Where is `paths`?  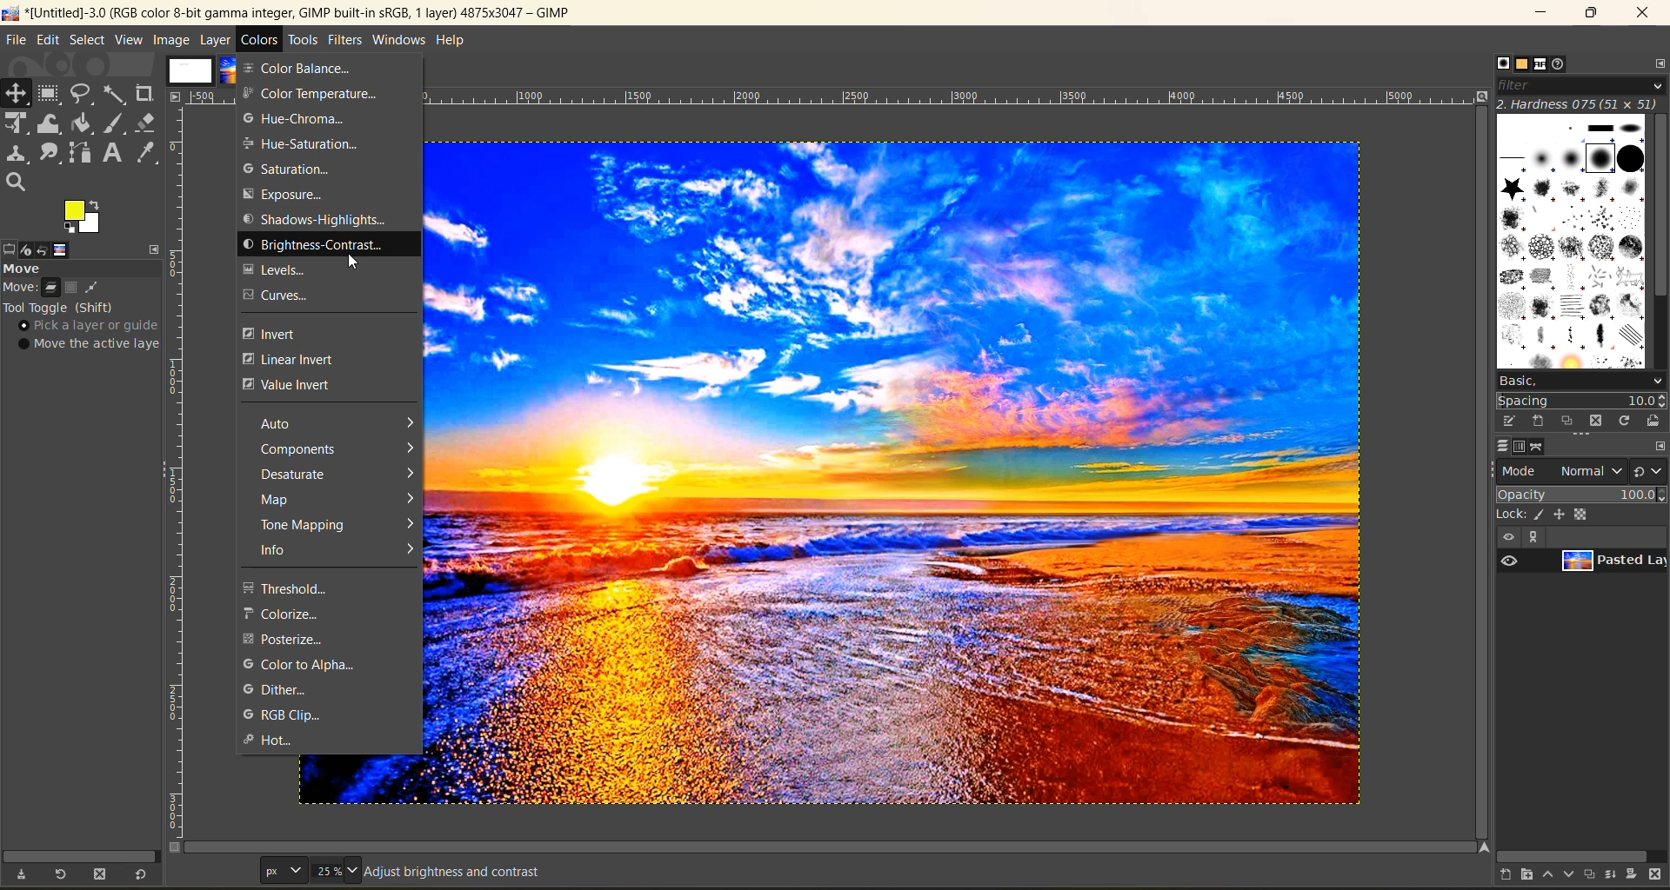
paths is located at coordinates (1539, 448).